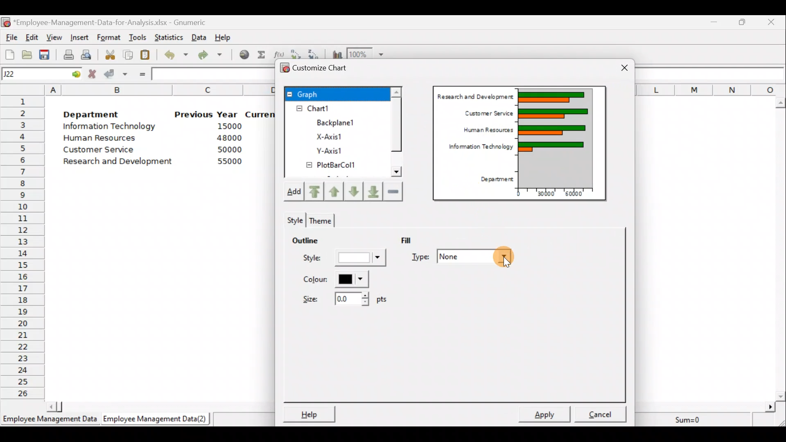 Image resolution: width=786 pixels, height=442 pixels. I want to click on BackPlane1, so click(341, 122).